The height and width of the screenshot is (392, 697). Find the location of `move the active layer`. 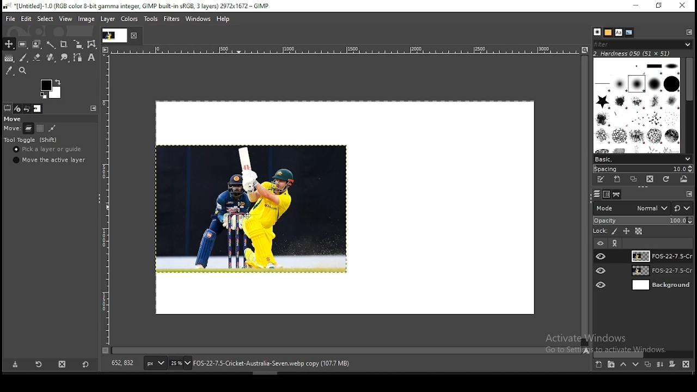

move the active layer is located at coordinates (48, 160).